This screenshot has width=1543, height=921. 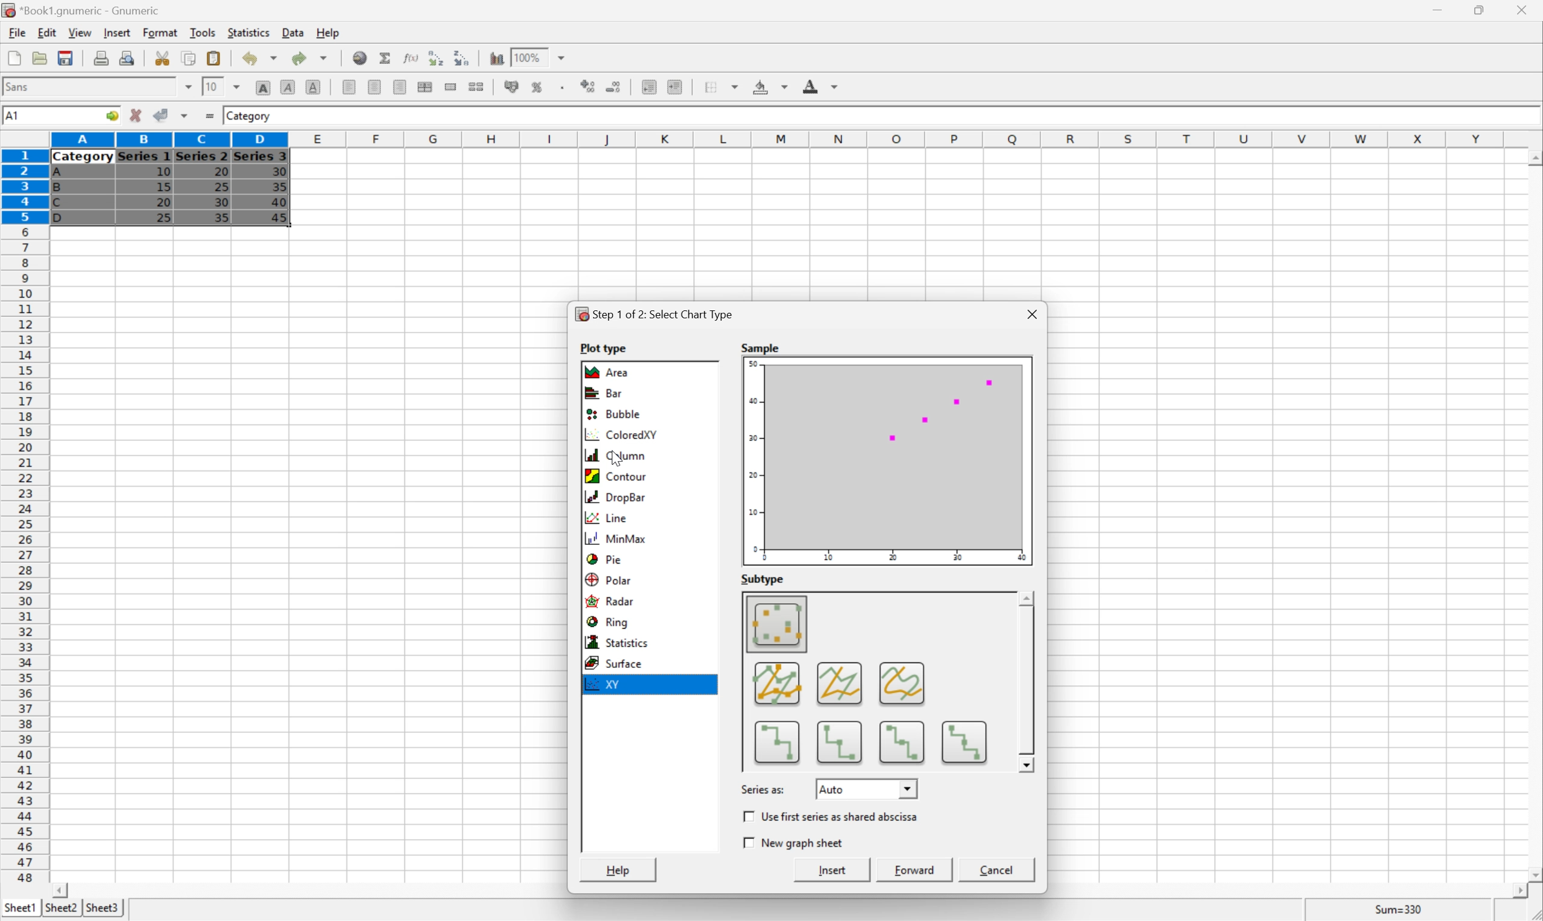 I want to click on Tools, so click(x=203, y=32).